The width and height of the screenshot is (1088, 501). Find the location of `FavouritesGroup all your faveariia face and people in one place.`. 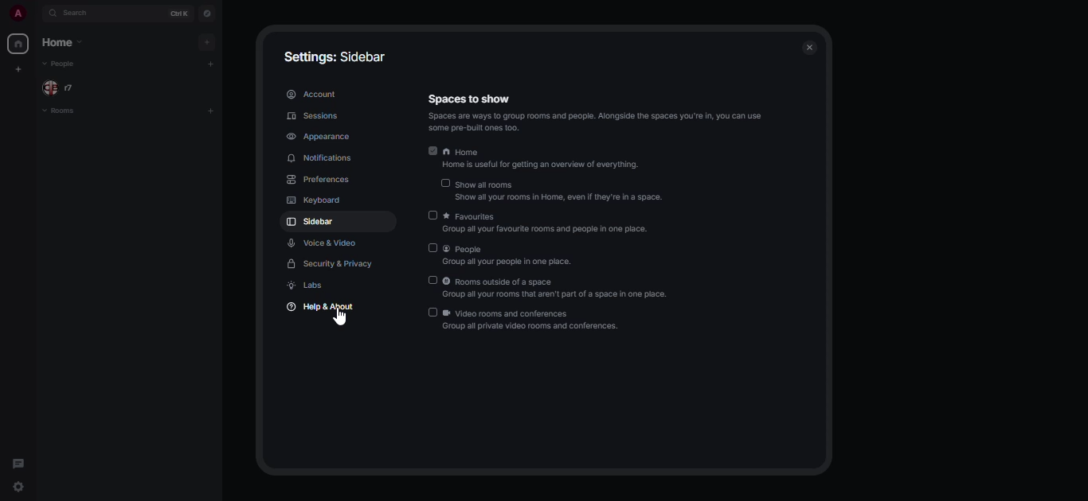

FavouritesGroup all your faveariia face and people in one place. is located at coordinates (538, 221).